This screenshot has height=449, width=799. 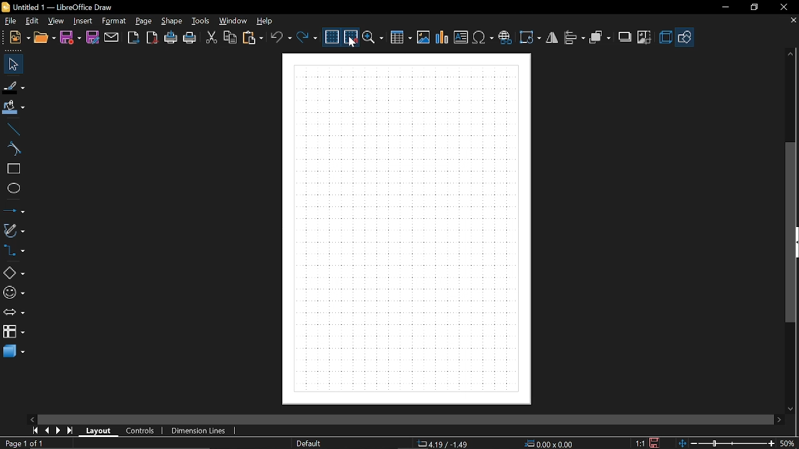 I want to click on crop, so click(x=647, y=38).